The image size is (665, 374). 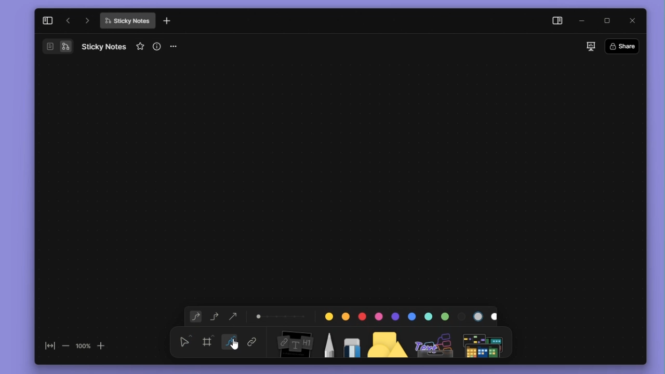 I want to click on file name, so click(x=104, y=46).